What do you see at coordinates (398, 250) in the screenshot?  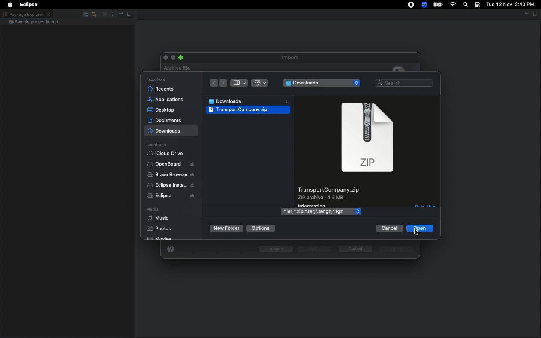 I see `Finish` at bounding box center [398, 250].